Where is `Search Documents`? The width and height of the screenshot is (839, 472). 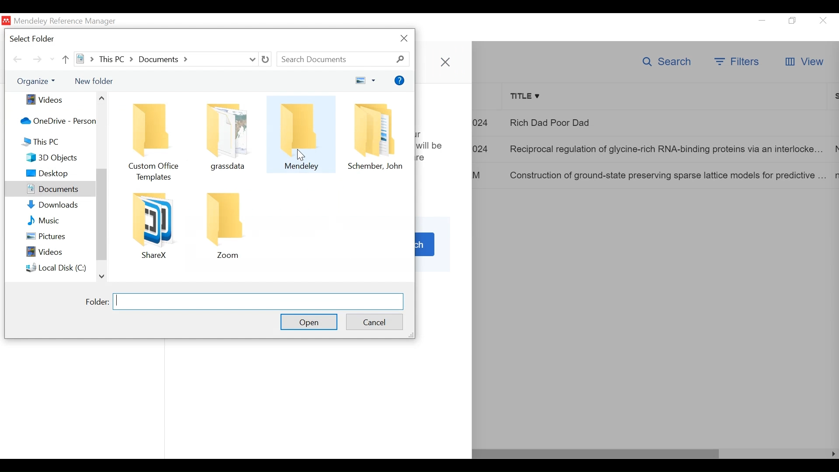 Search Documents is located at coordinates (343, 59).